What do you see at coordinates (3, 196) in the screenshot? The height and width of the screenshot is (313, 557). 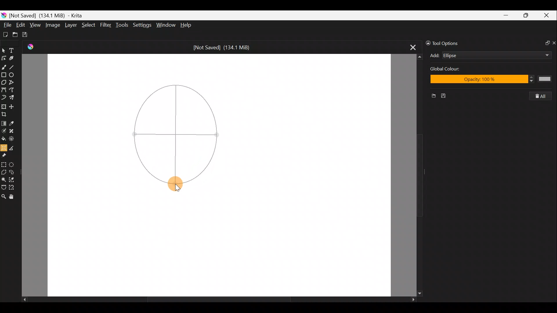 I see `Zoom tool` at bounding box center [3, 196].